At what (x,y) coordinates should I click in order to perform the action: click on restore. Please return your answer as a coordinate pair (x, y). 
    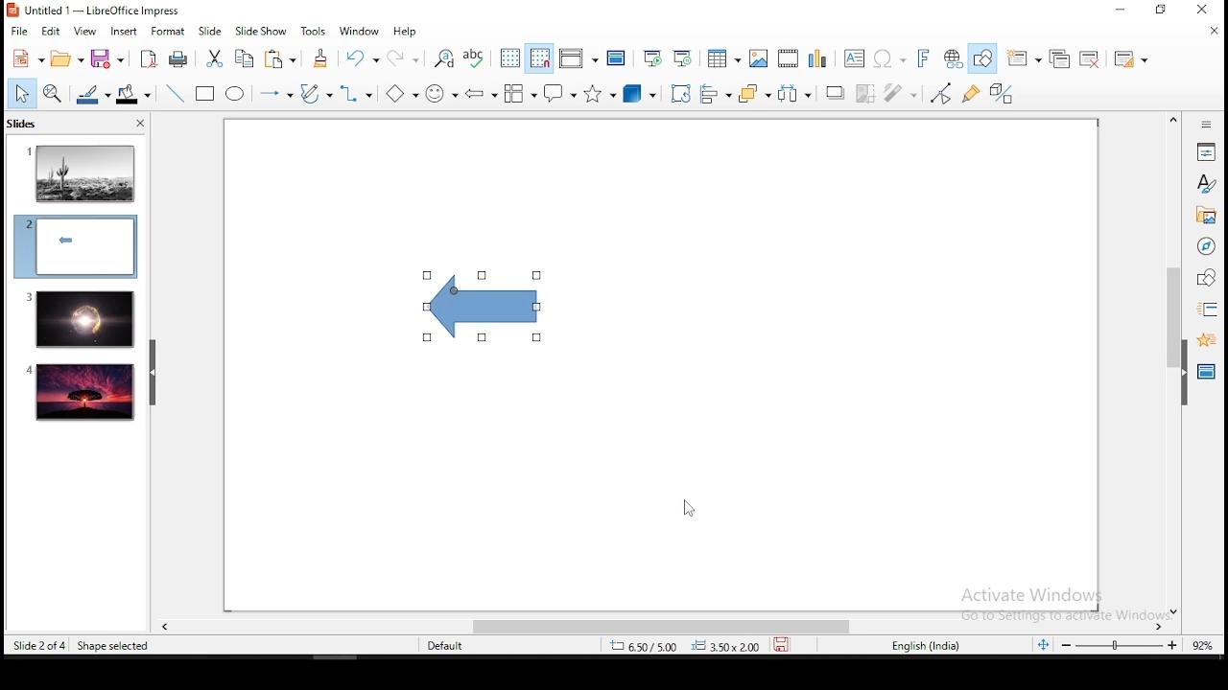
    Looking at the image, I should click on (1162, 11).